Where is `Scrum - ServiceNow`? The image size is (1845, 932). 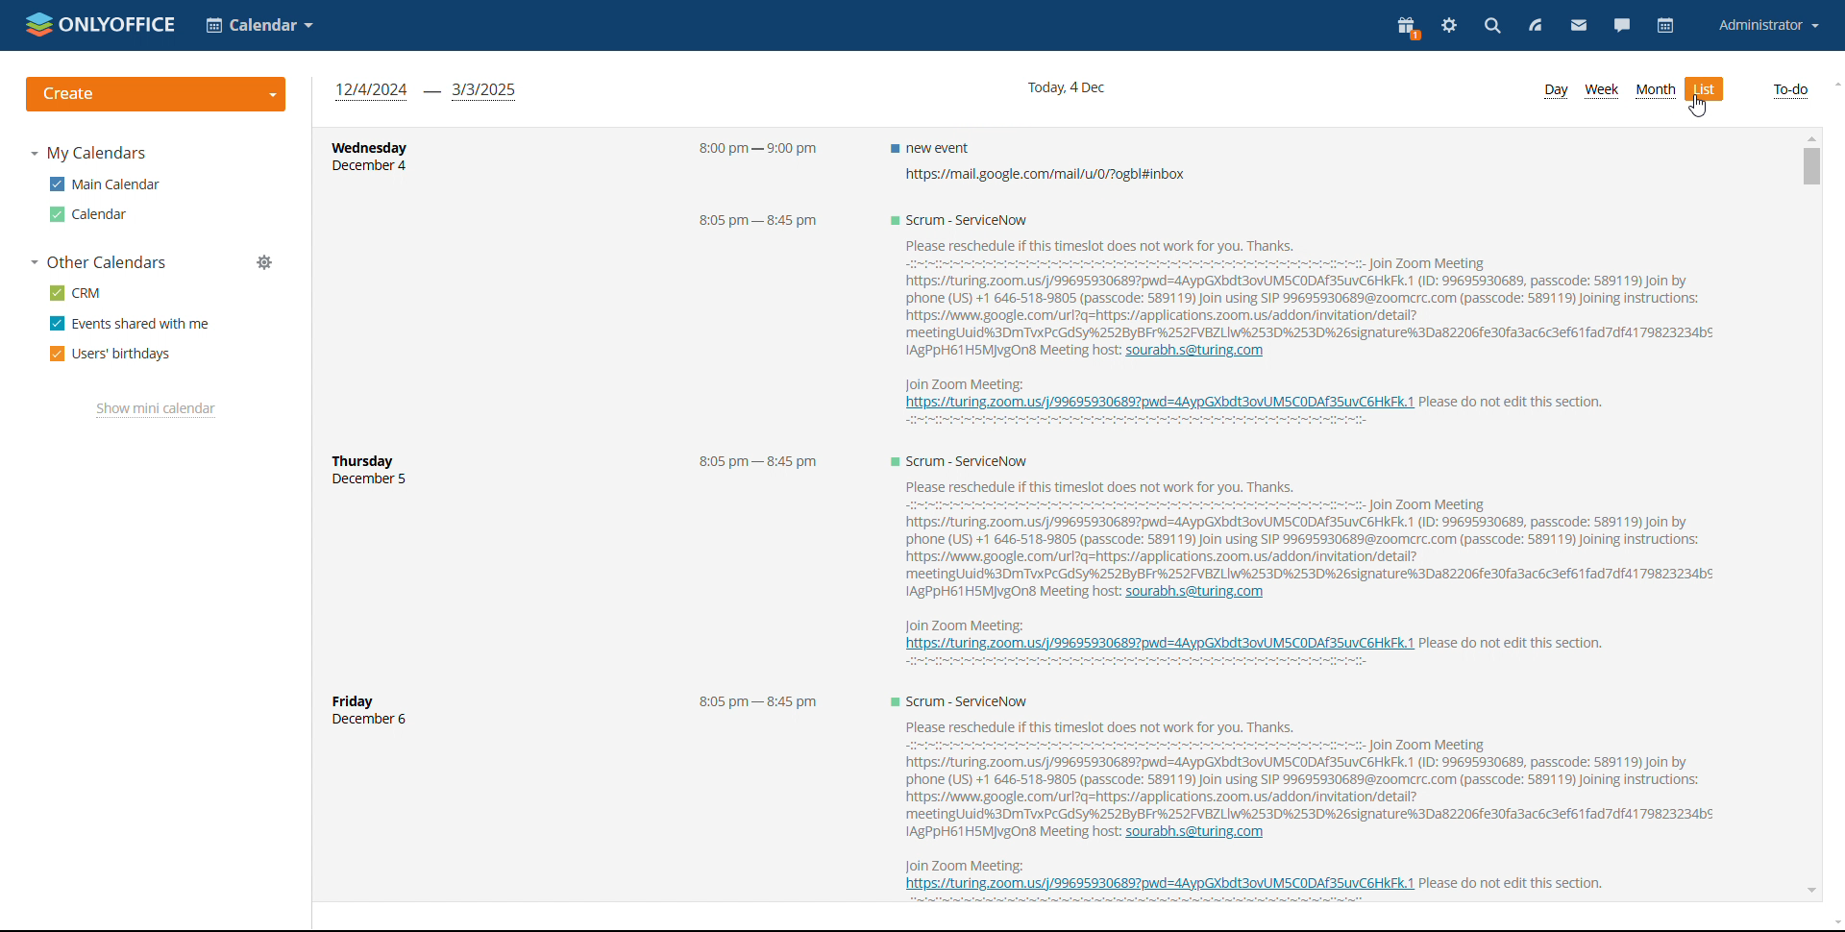
Scrum - ServiceNow is located at coordinates (957, 220).